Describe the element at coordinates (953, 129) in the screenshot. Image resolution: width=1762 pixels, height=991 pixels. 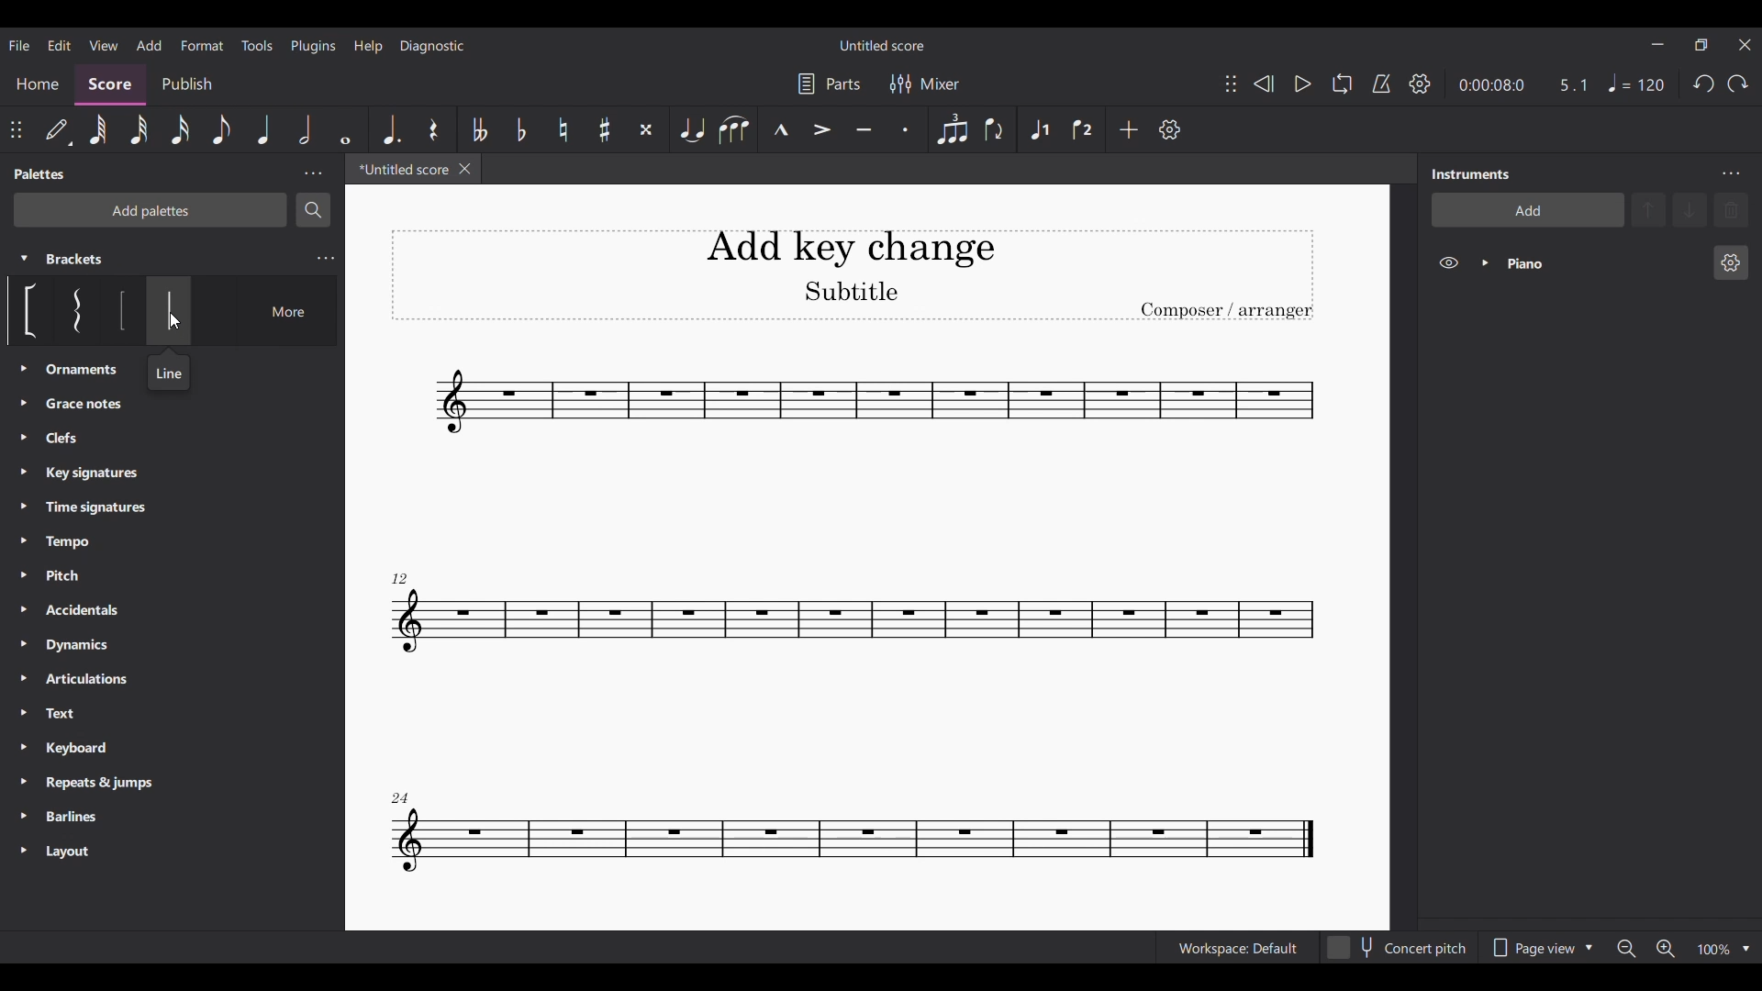
I see `Tuplet` at that location.